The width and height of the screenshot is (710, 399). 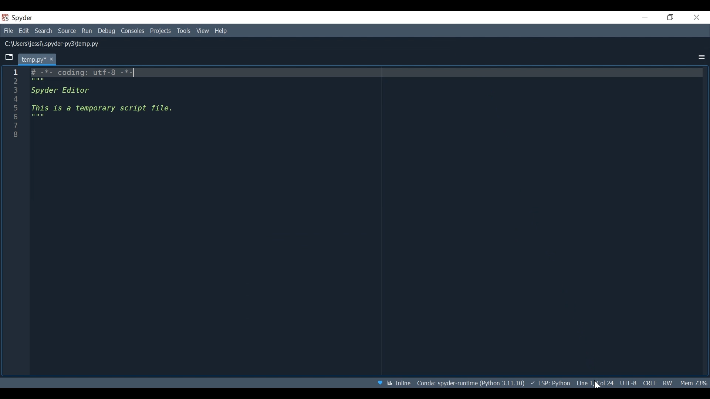 What do you see at coordinates (183, 31) in the screenshot?
I see `Tools` at bounding box center [183, 31].